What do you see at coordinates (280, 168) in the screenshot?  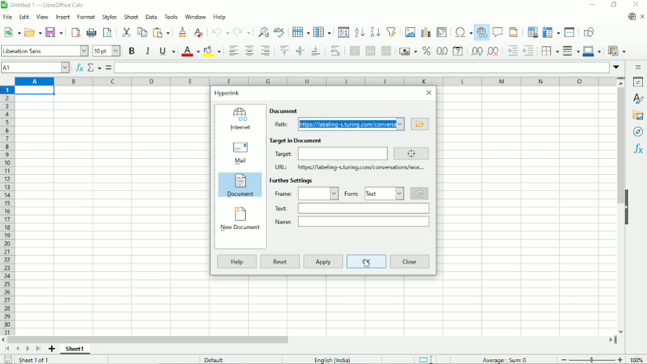 I see `URL:` at bounding box center [280, 168].